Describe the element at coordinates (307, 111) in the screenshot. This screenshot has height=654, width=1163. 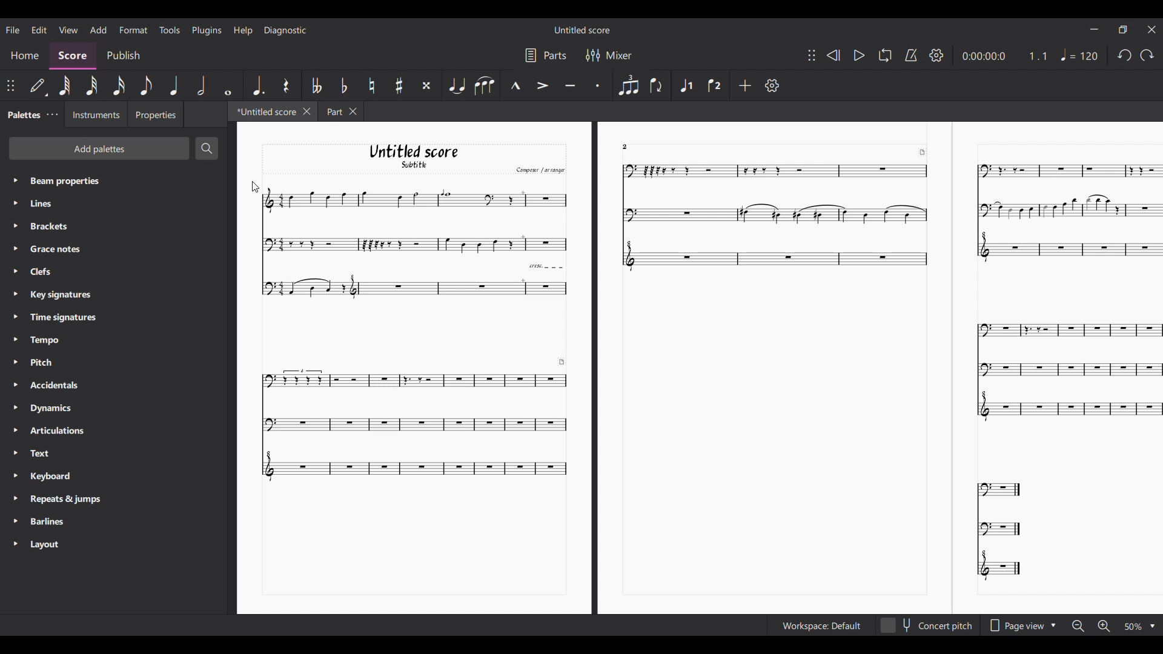
I see `Close` at that location.